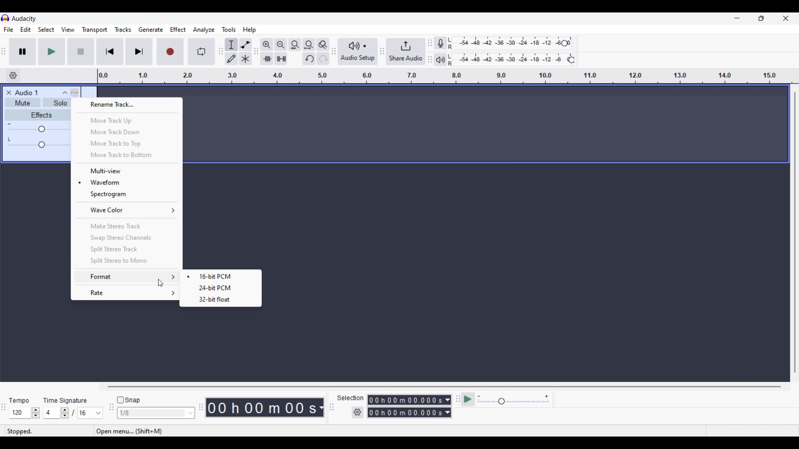 The image size is (799, 449). I want to click on L, so click(10, 139).